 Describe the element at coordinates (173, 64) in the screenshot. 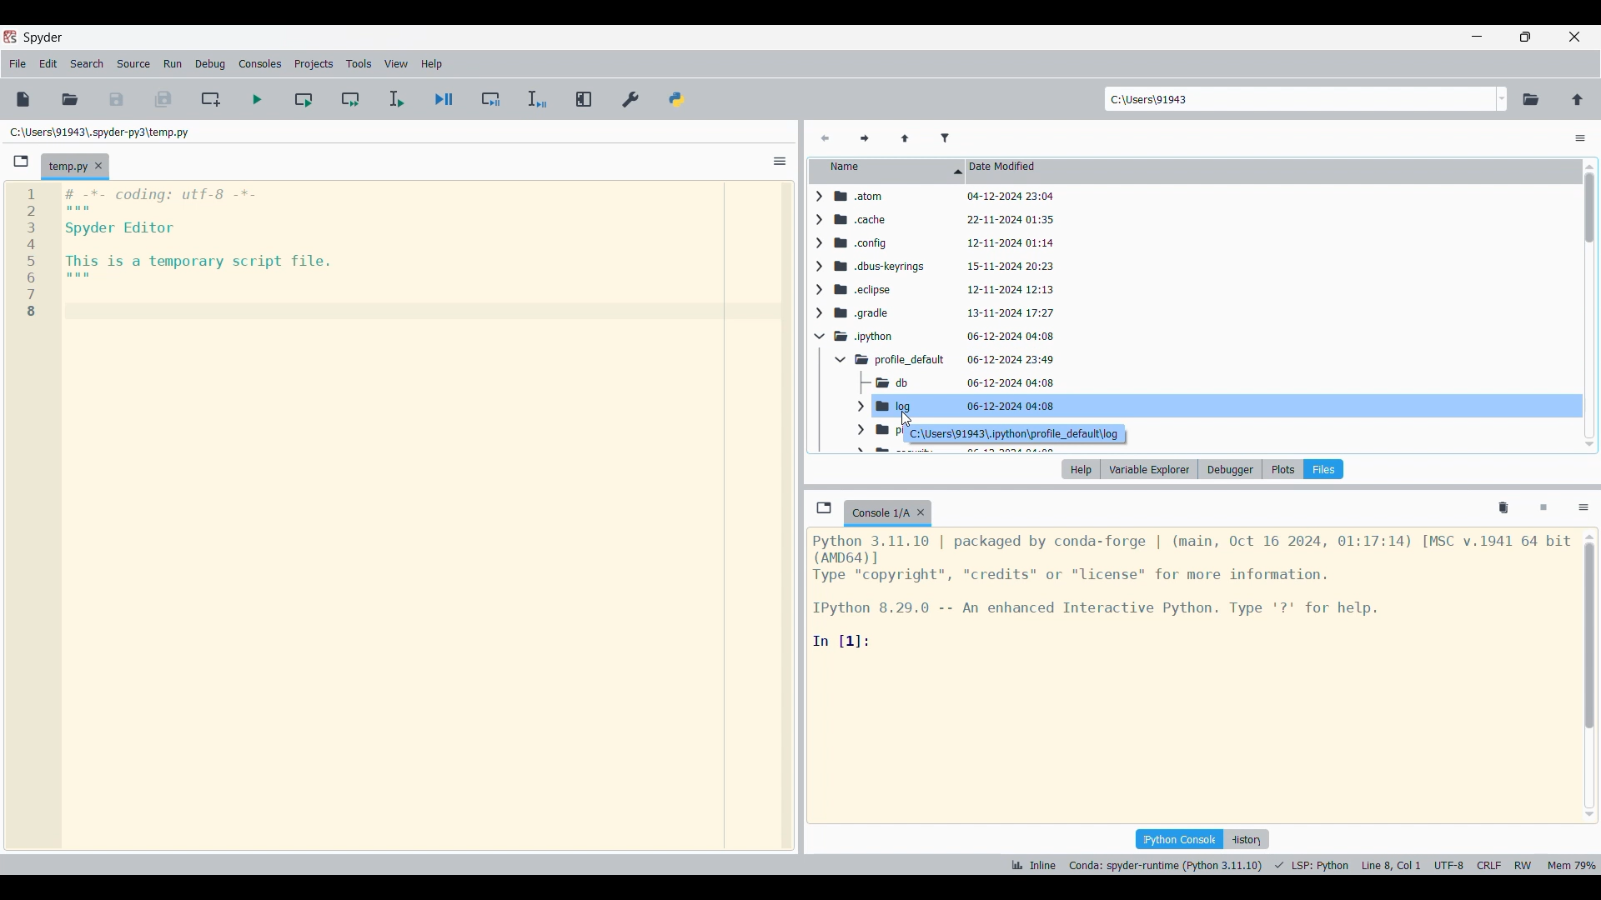

I see `Run menu` at that location.